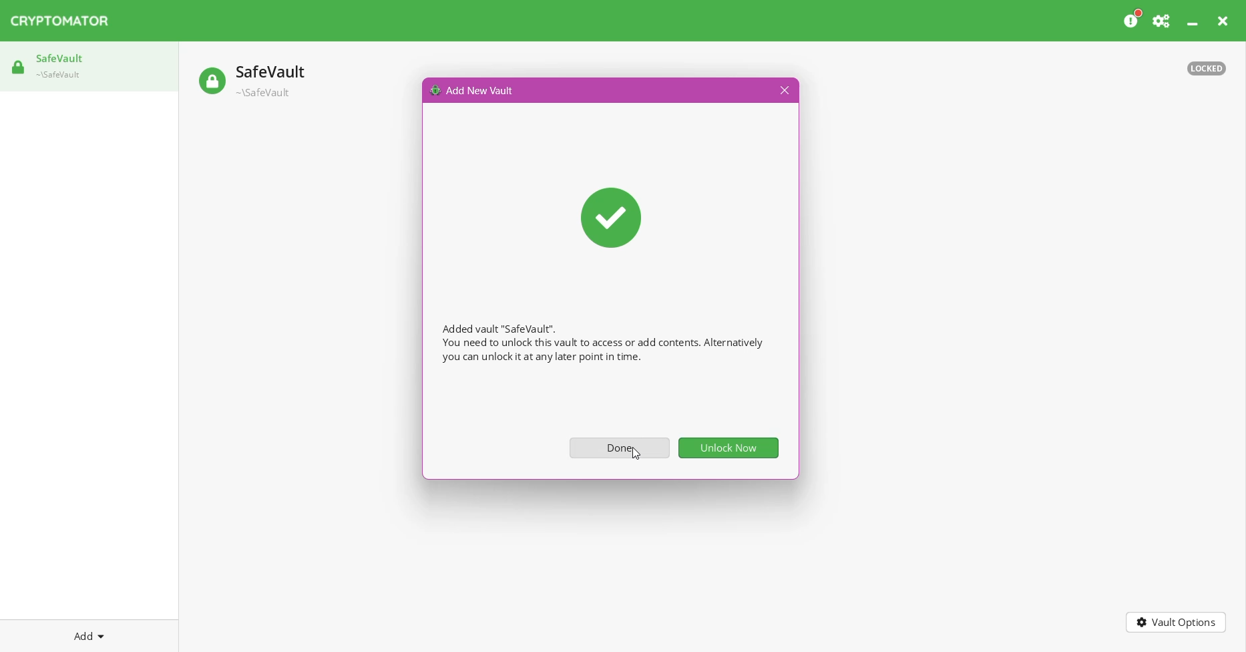  What do you see at coordinates (1133, 19) in the screenshot?
I see `Please consider donating` at bounding box center [1133, 19].